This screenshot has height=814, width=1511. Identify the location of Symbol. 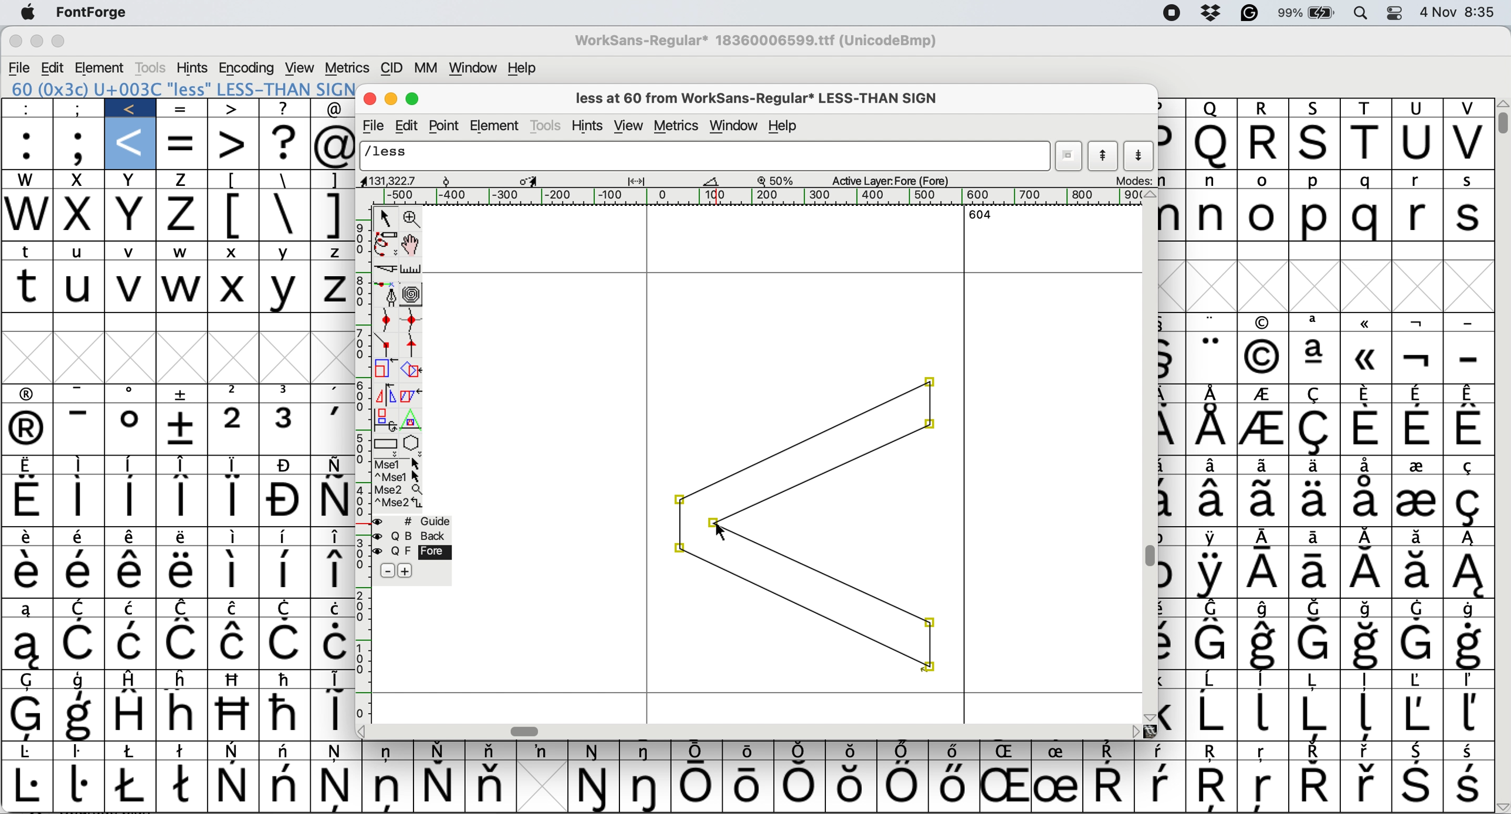
(701, 750).